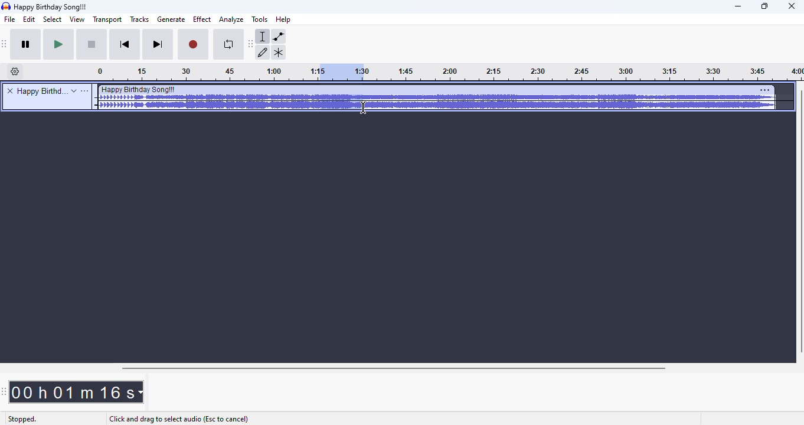  Describe the element at coordinates (53, 19) in the screenshot. I see `select` at that location.